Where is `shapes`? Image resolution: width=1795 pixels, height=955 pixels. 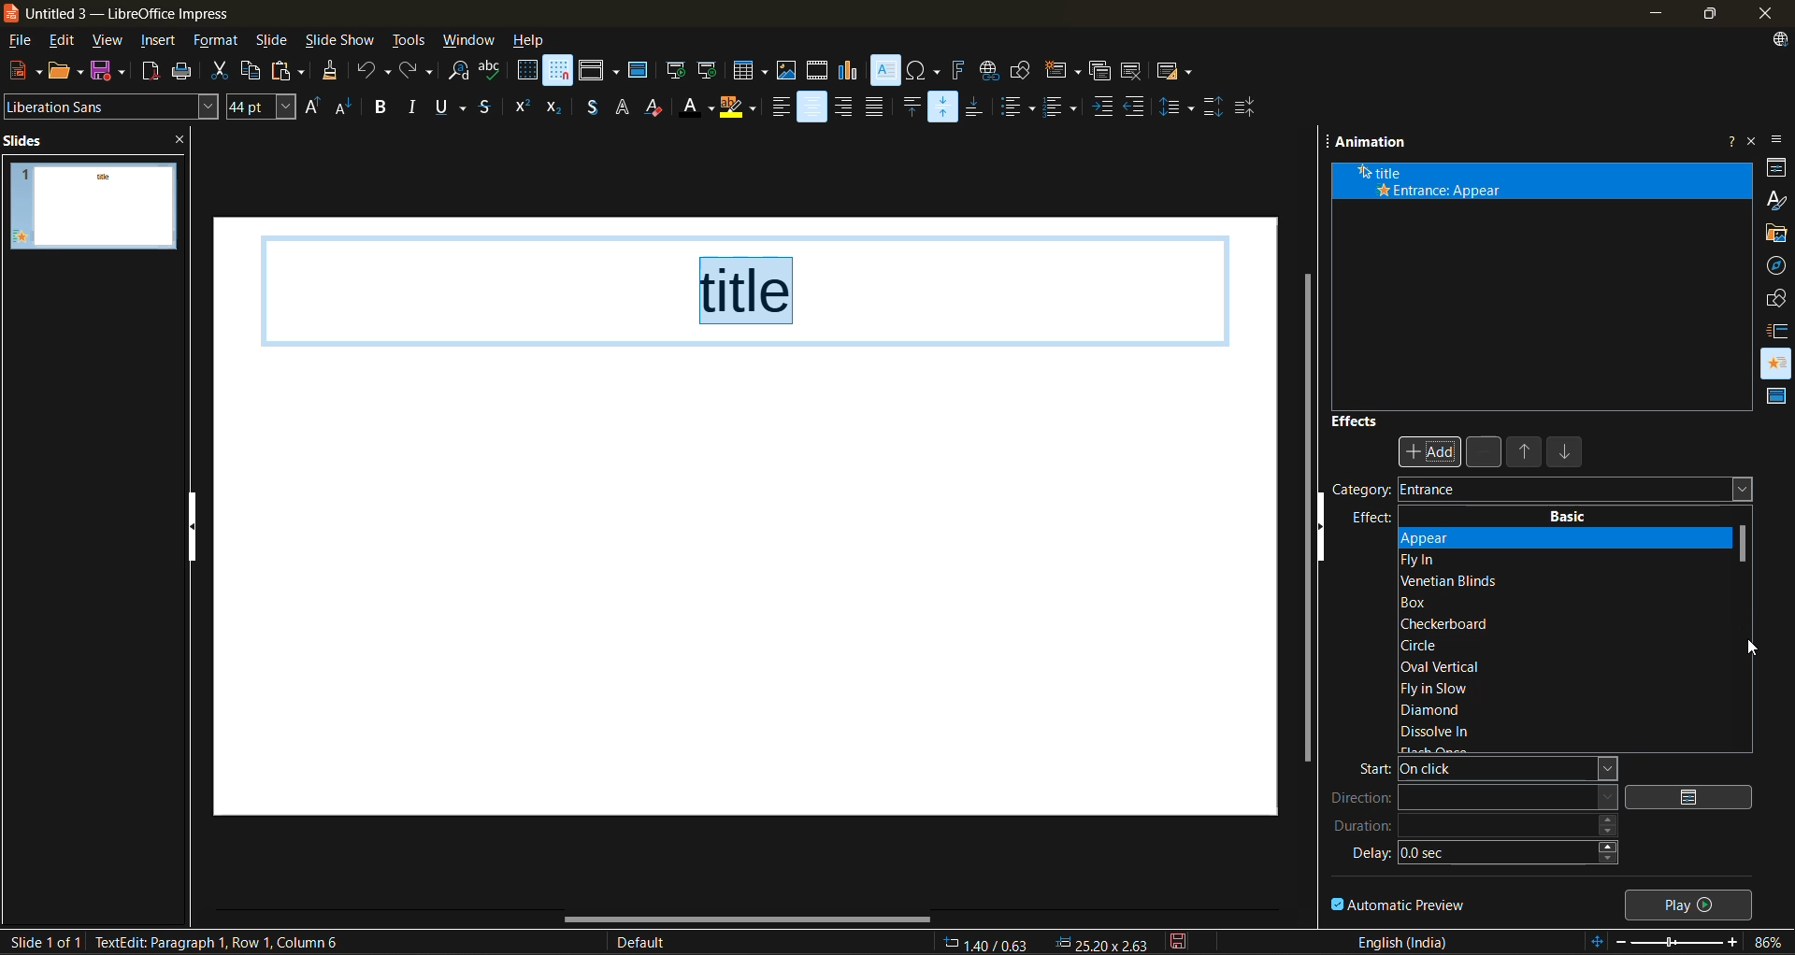 shapes is located at coordinates (1778, 298).